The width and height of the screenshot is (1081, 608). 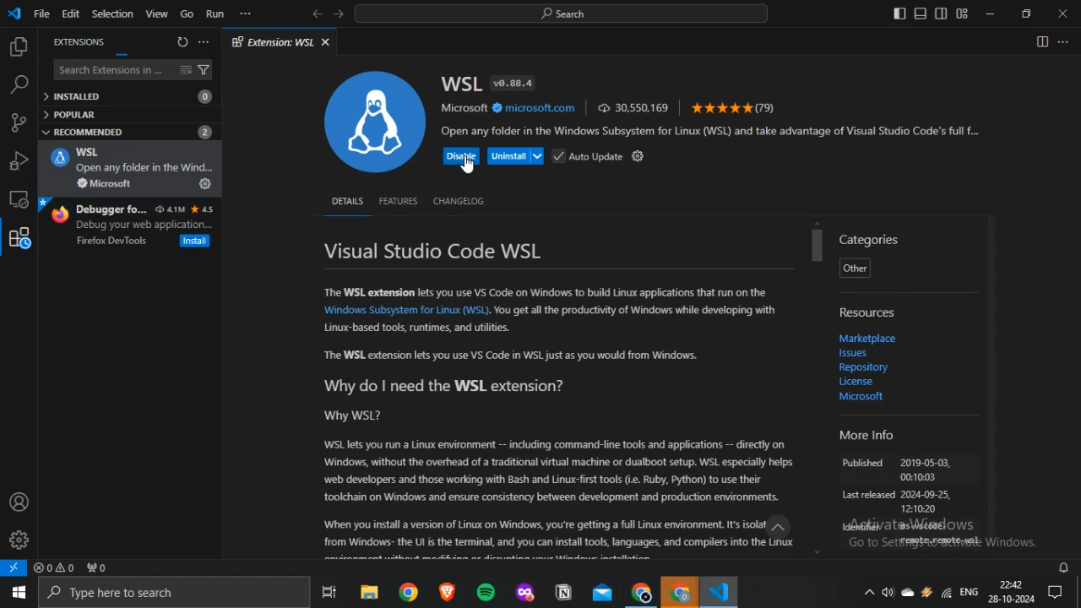 I want to click on back, so click(x=318, y=14).